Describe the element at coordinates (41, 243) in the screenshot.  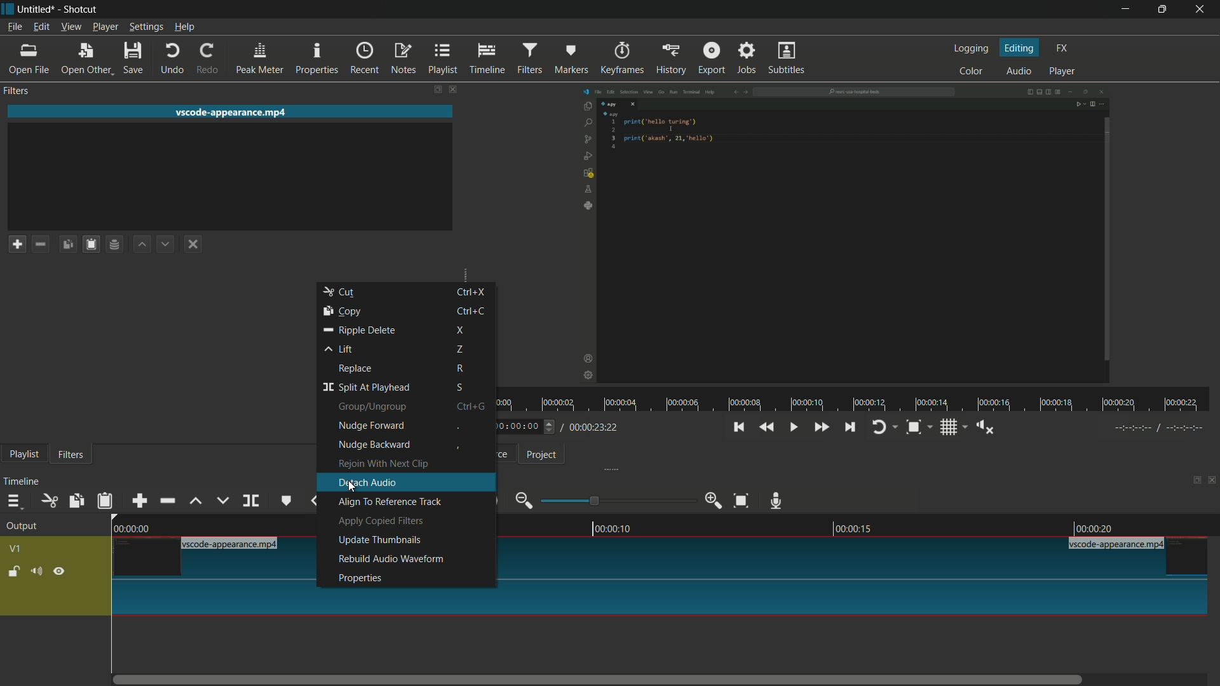
I see `remove a filter` at that location.